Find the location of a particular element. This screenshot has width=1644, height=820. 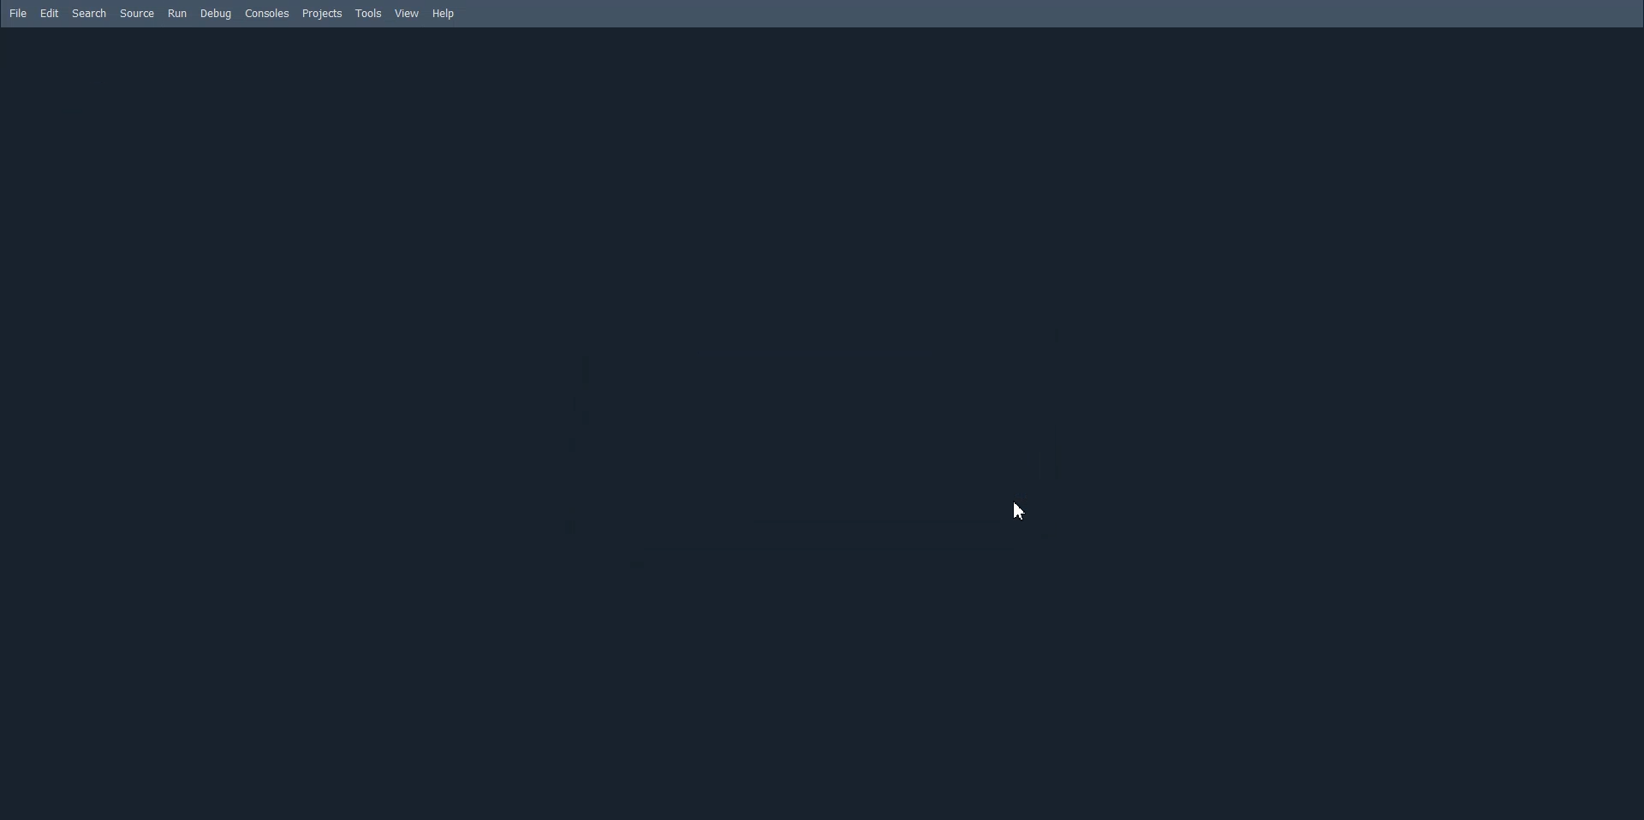

Debug is located at coordinates (216, 13).